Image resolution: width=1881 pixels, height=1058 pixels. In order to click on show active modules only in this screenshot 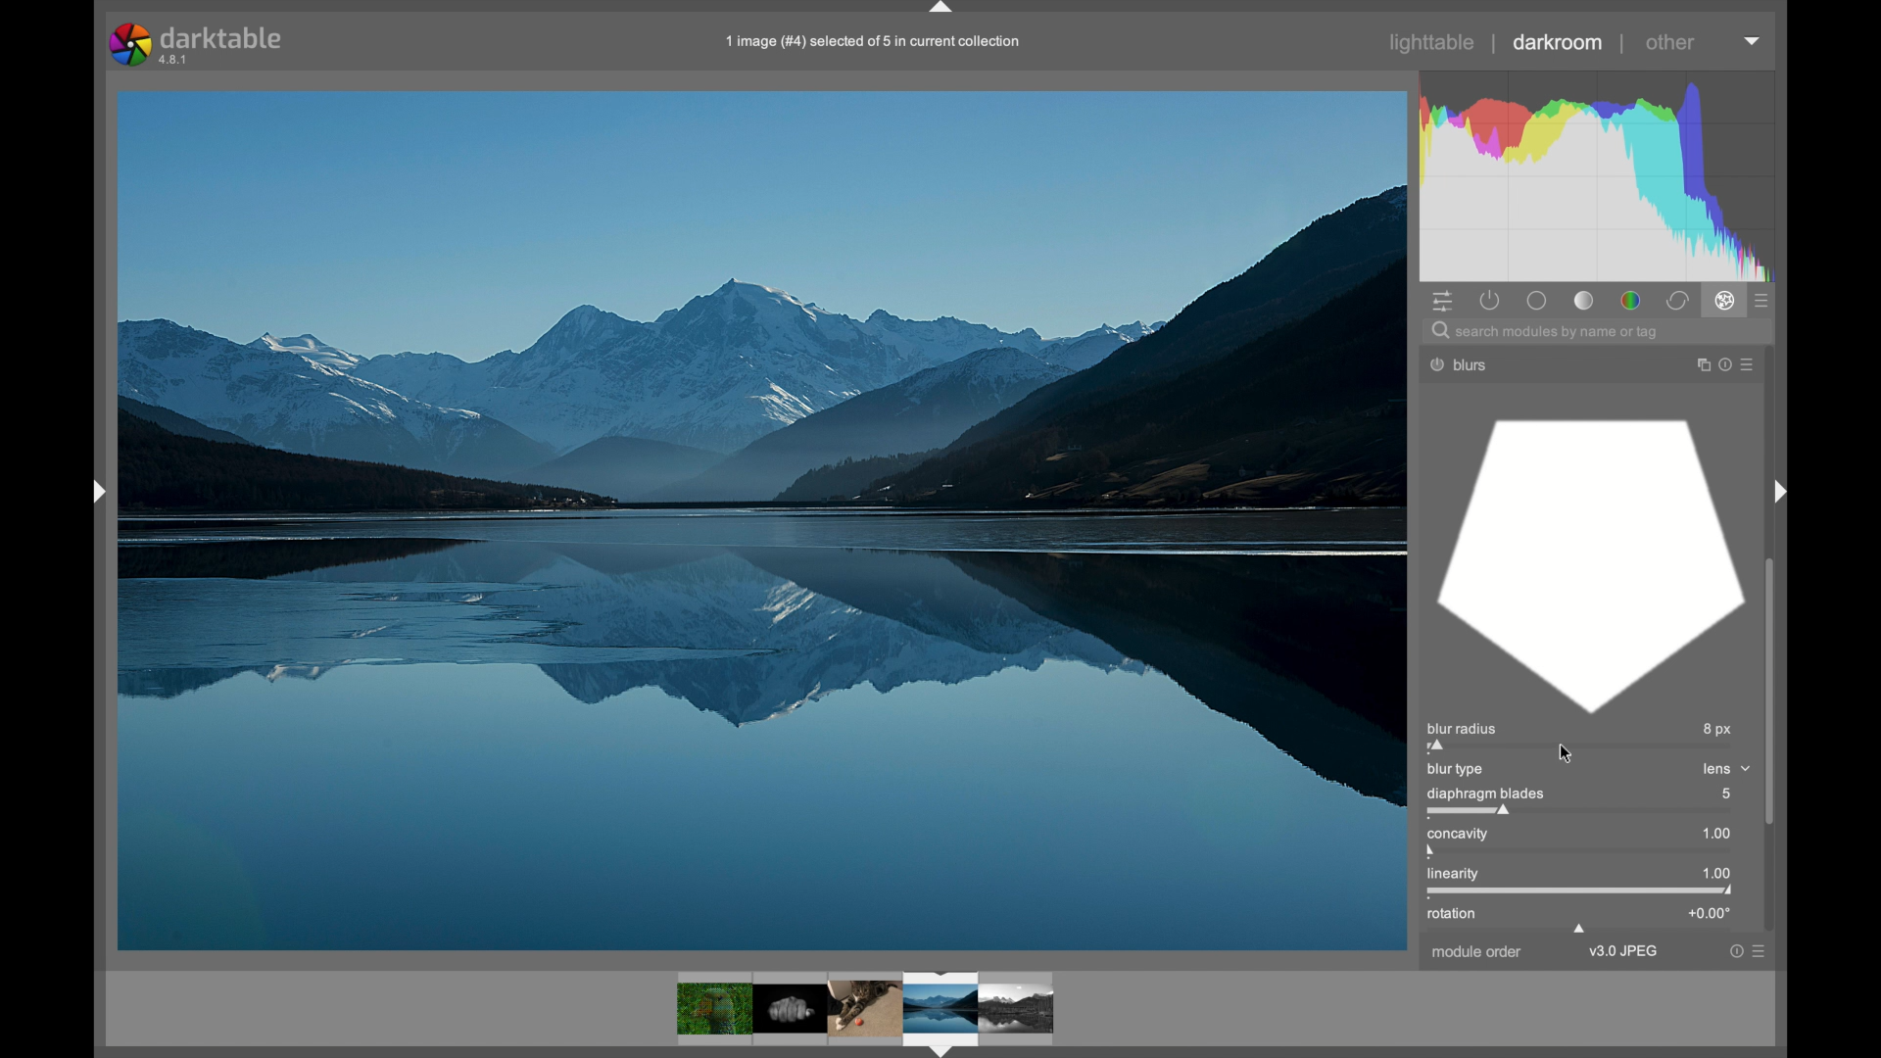, I will do `click(1489, 300)`.